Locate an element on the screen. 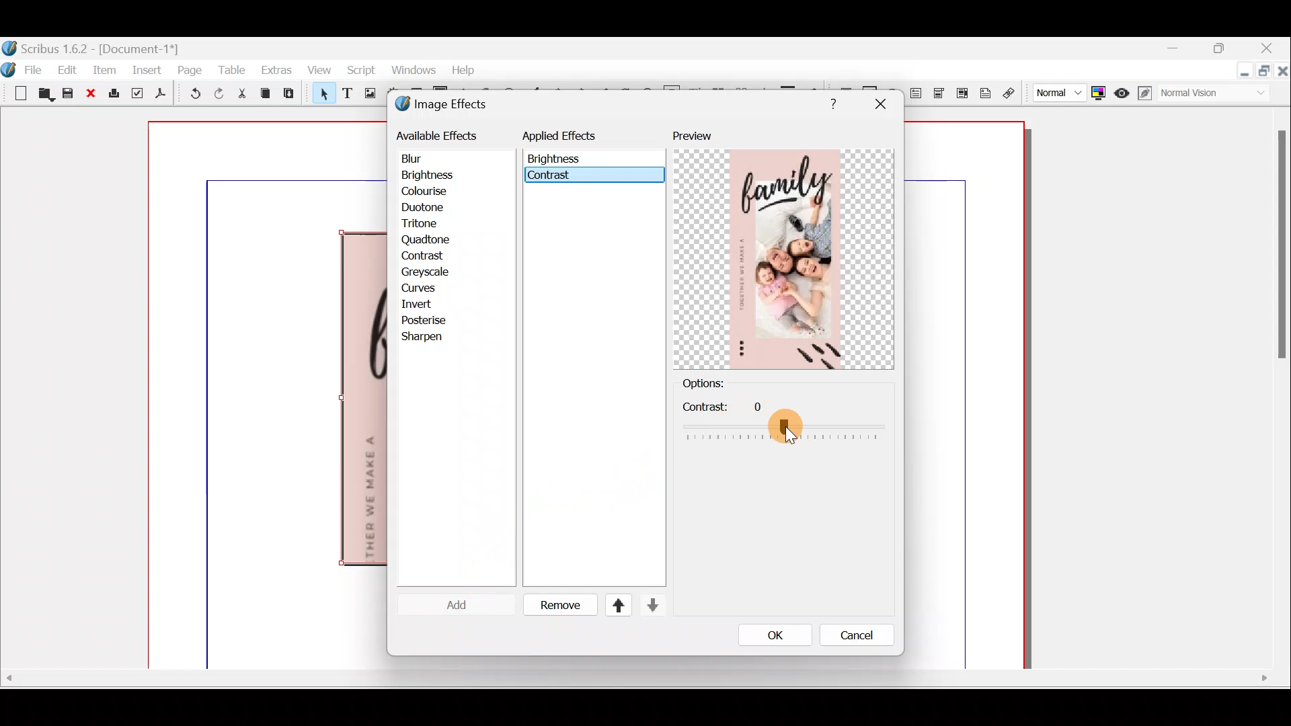  Document name is located at coordinates (92, 47).